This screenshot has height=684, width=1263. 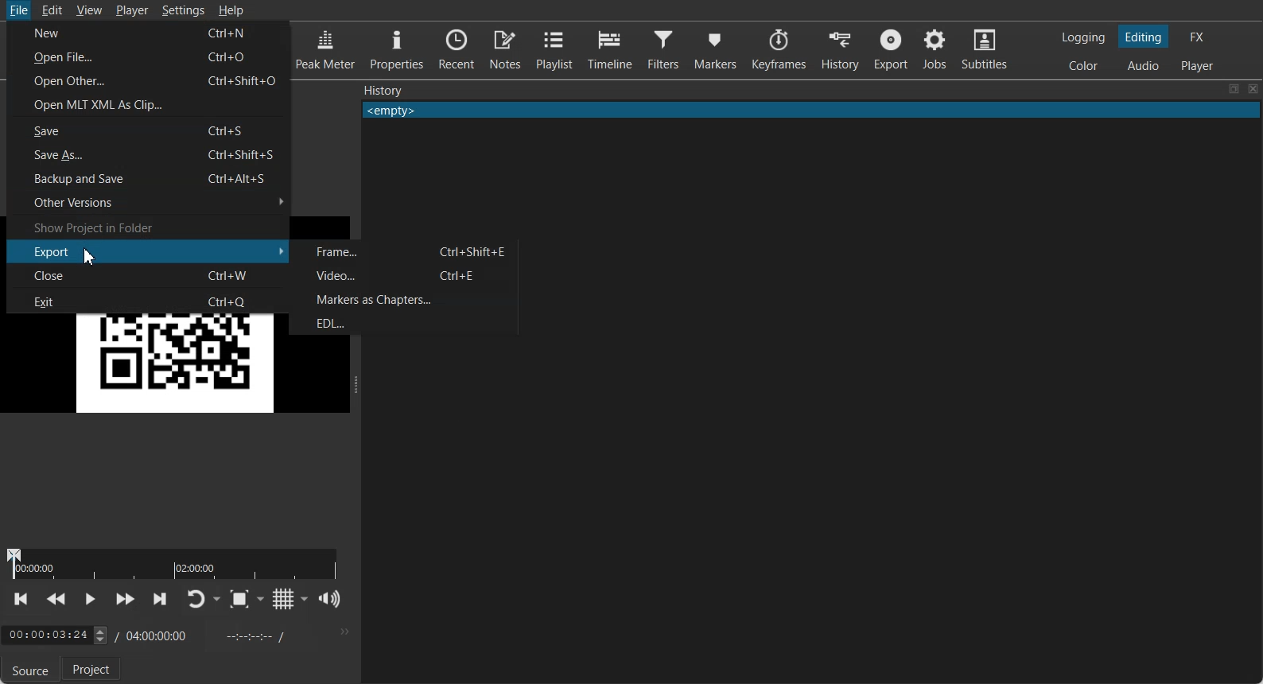 I want to click on duration, so click(x=169, y=565).